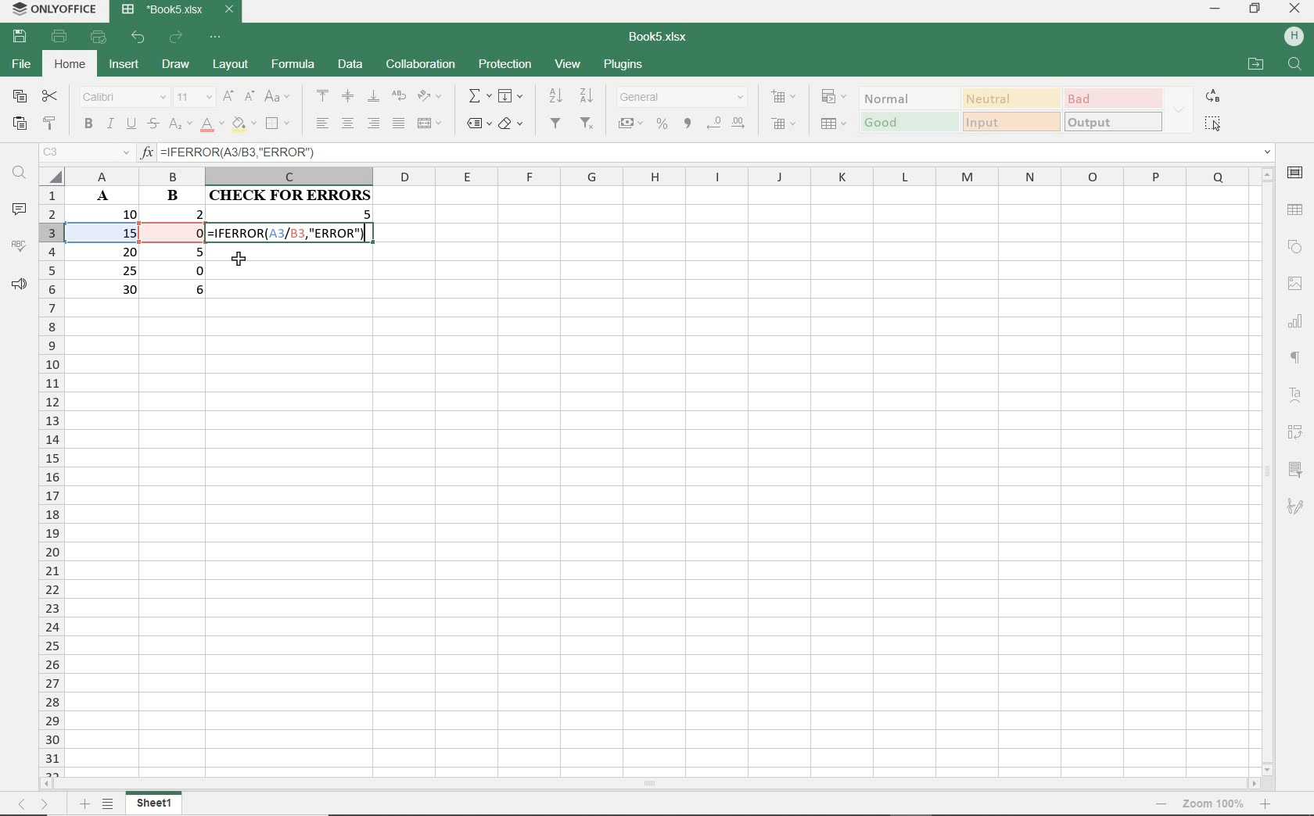 The image size is (1314, 816). What do you see at coordinates (84, 803) in the screenshot?
I see `` at bounding box center [84, 803].